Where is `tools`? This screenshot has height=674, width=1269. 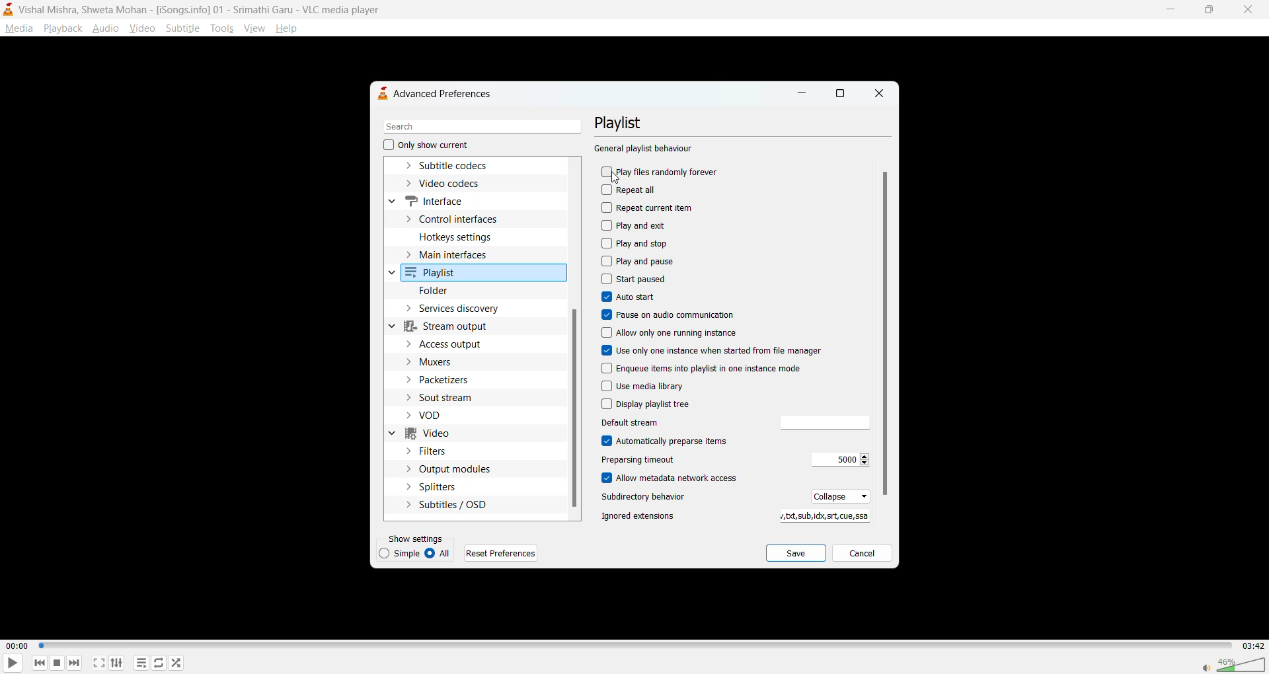
tools is located at coordinates (221, 28).